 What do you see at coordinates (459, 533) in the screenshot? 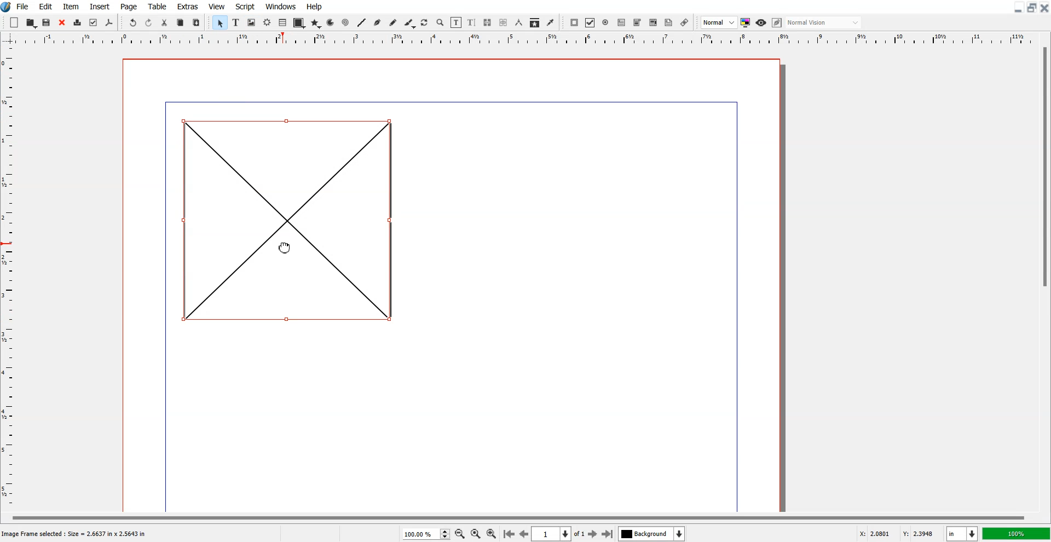
I see `Zoom Out` at bounding box center [459, 533].